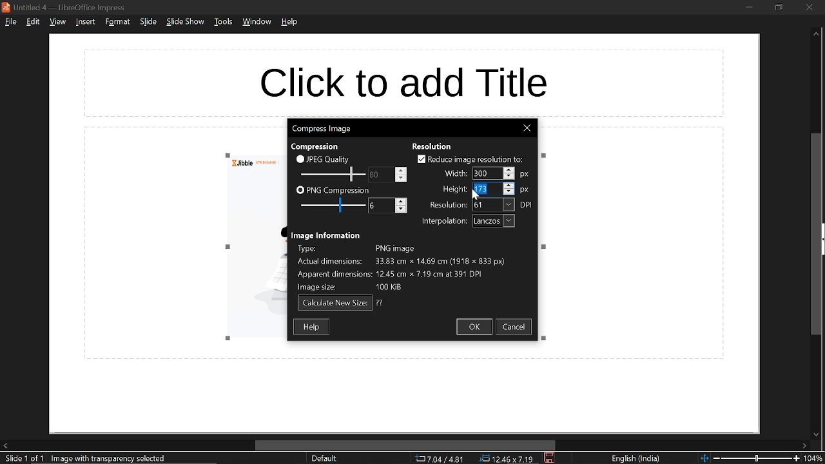  What do you see at coordinates (339, 189) in the screenshot?
I see `PNG compression` at bounding box center [339, 189].